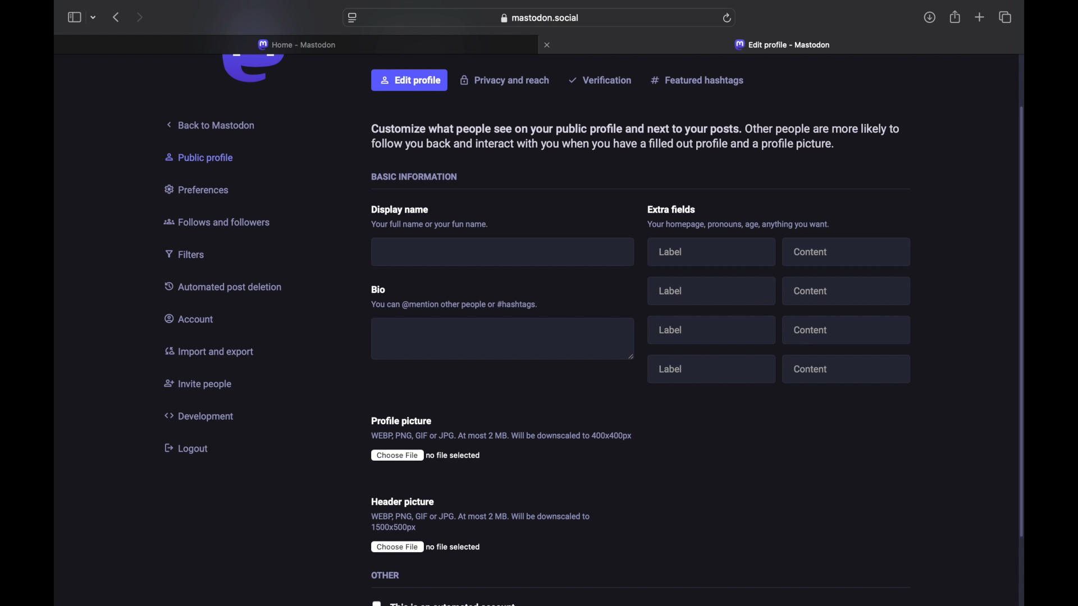 The image size is (1078, 606). What do you see at coordinates (410, 81) in the screenshot?
I see `edit profile` at bounding box center [410, 81].